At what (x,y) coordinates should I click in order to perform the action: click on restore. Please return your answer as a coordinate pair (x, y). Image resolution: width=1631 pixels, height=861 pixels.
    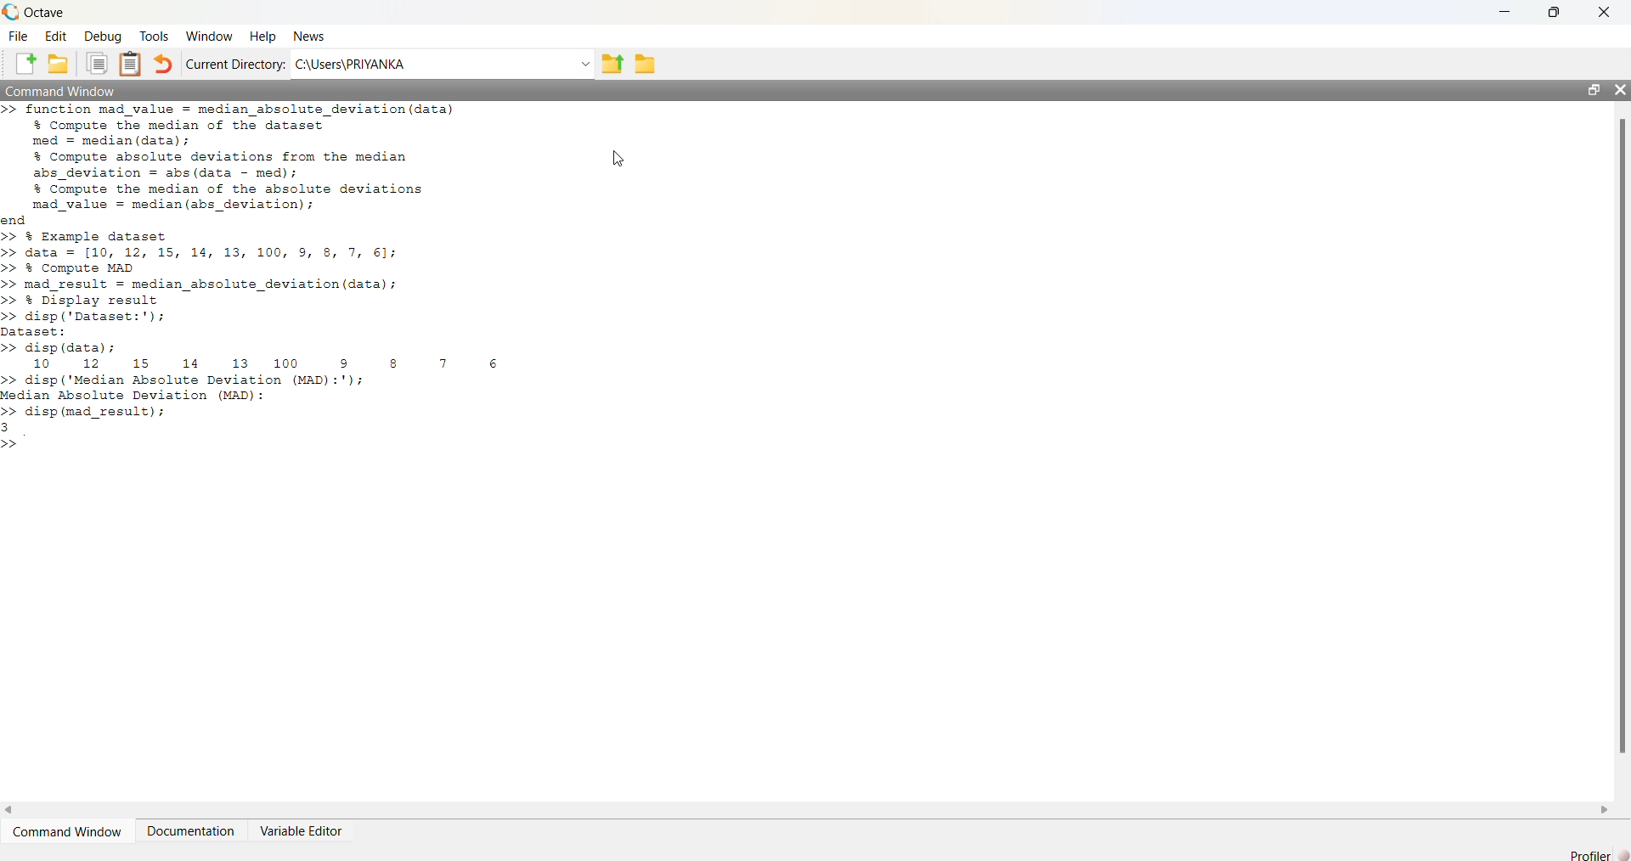
    Looking at the image, I should click on (1554, 11).